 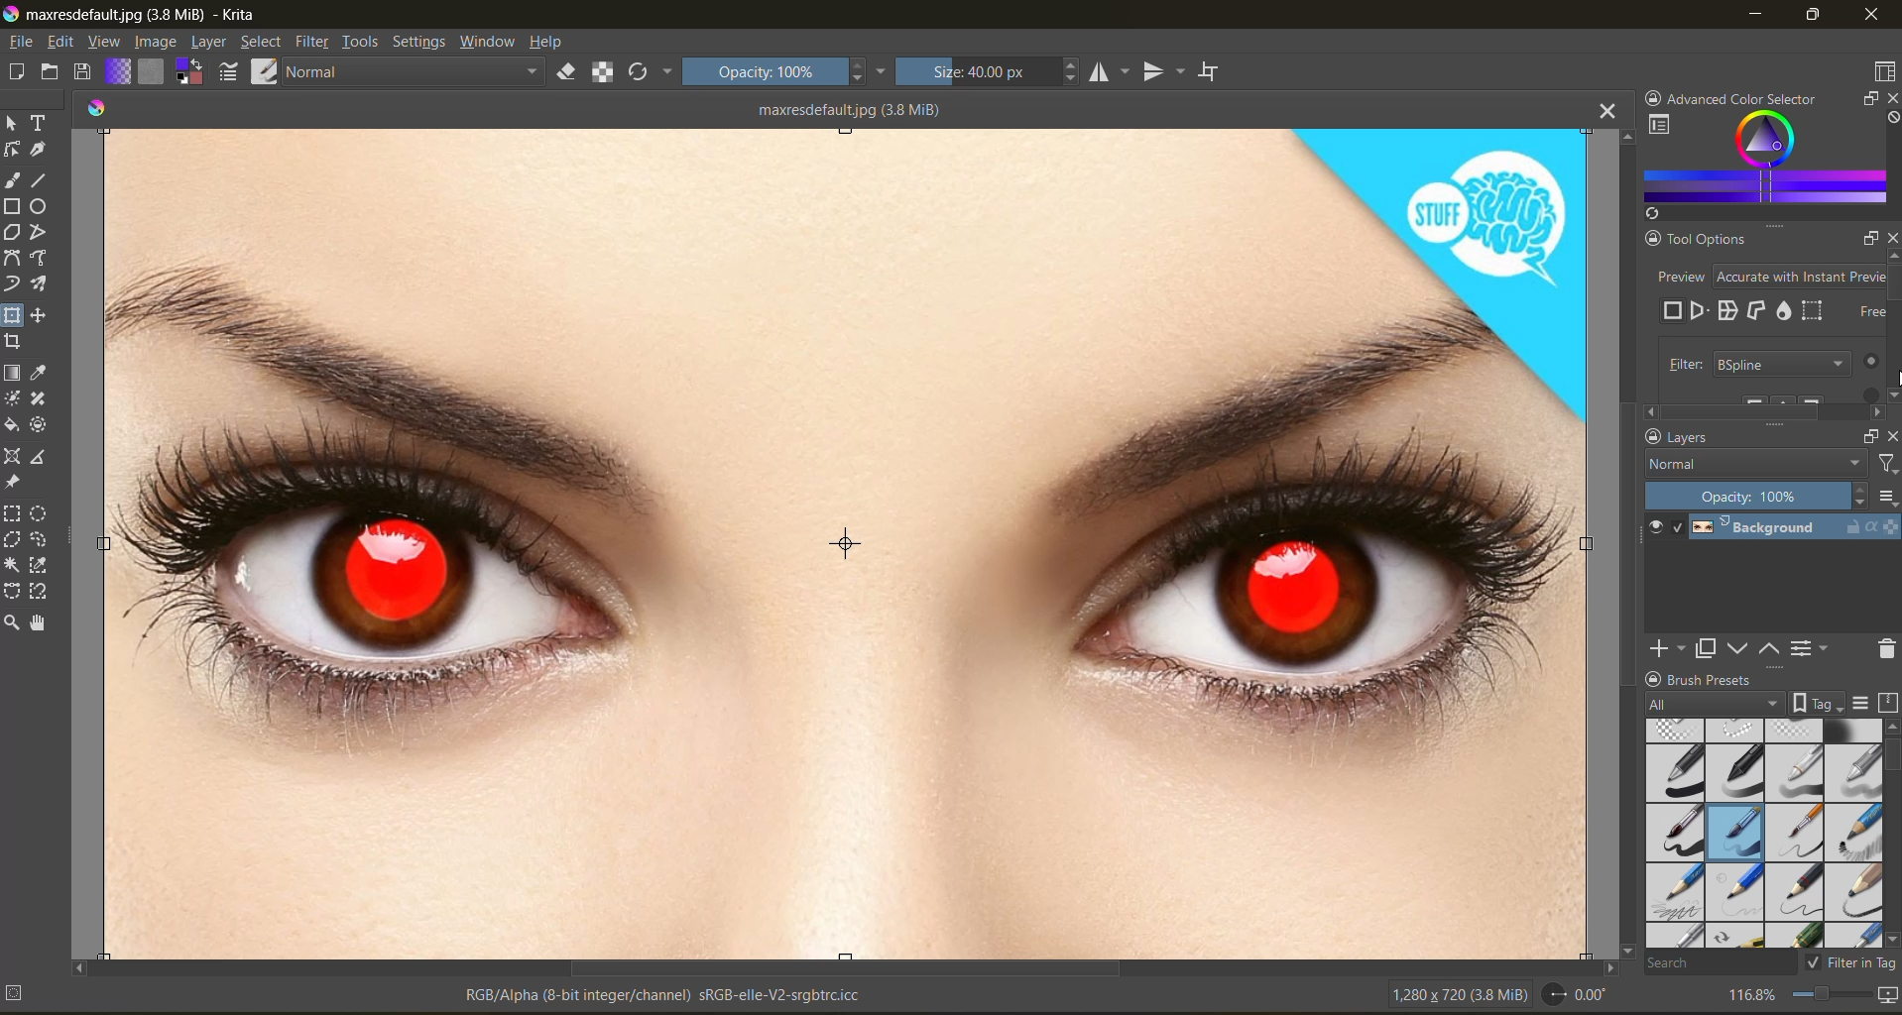 I want to click on zoom, so click(x=1835, y=998).